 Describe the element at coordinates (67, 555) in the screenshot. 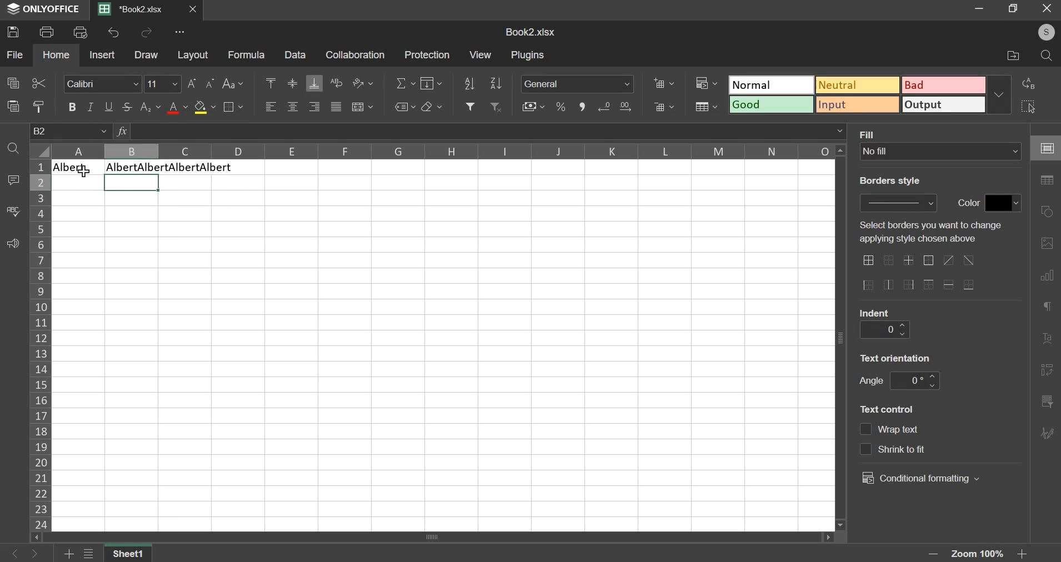

I see `add sheets` at that location.